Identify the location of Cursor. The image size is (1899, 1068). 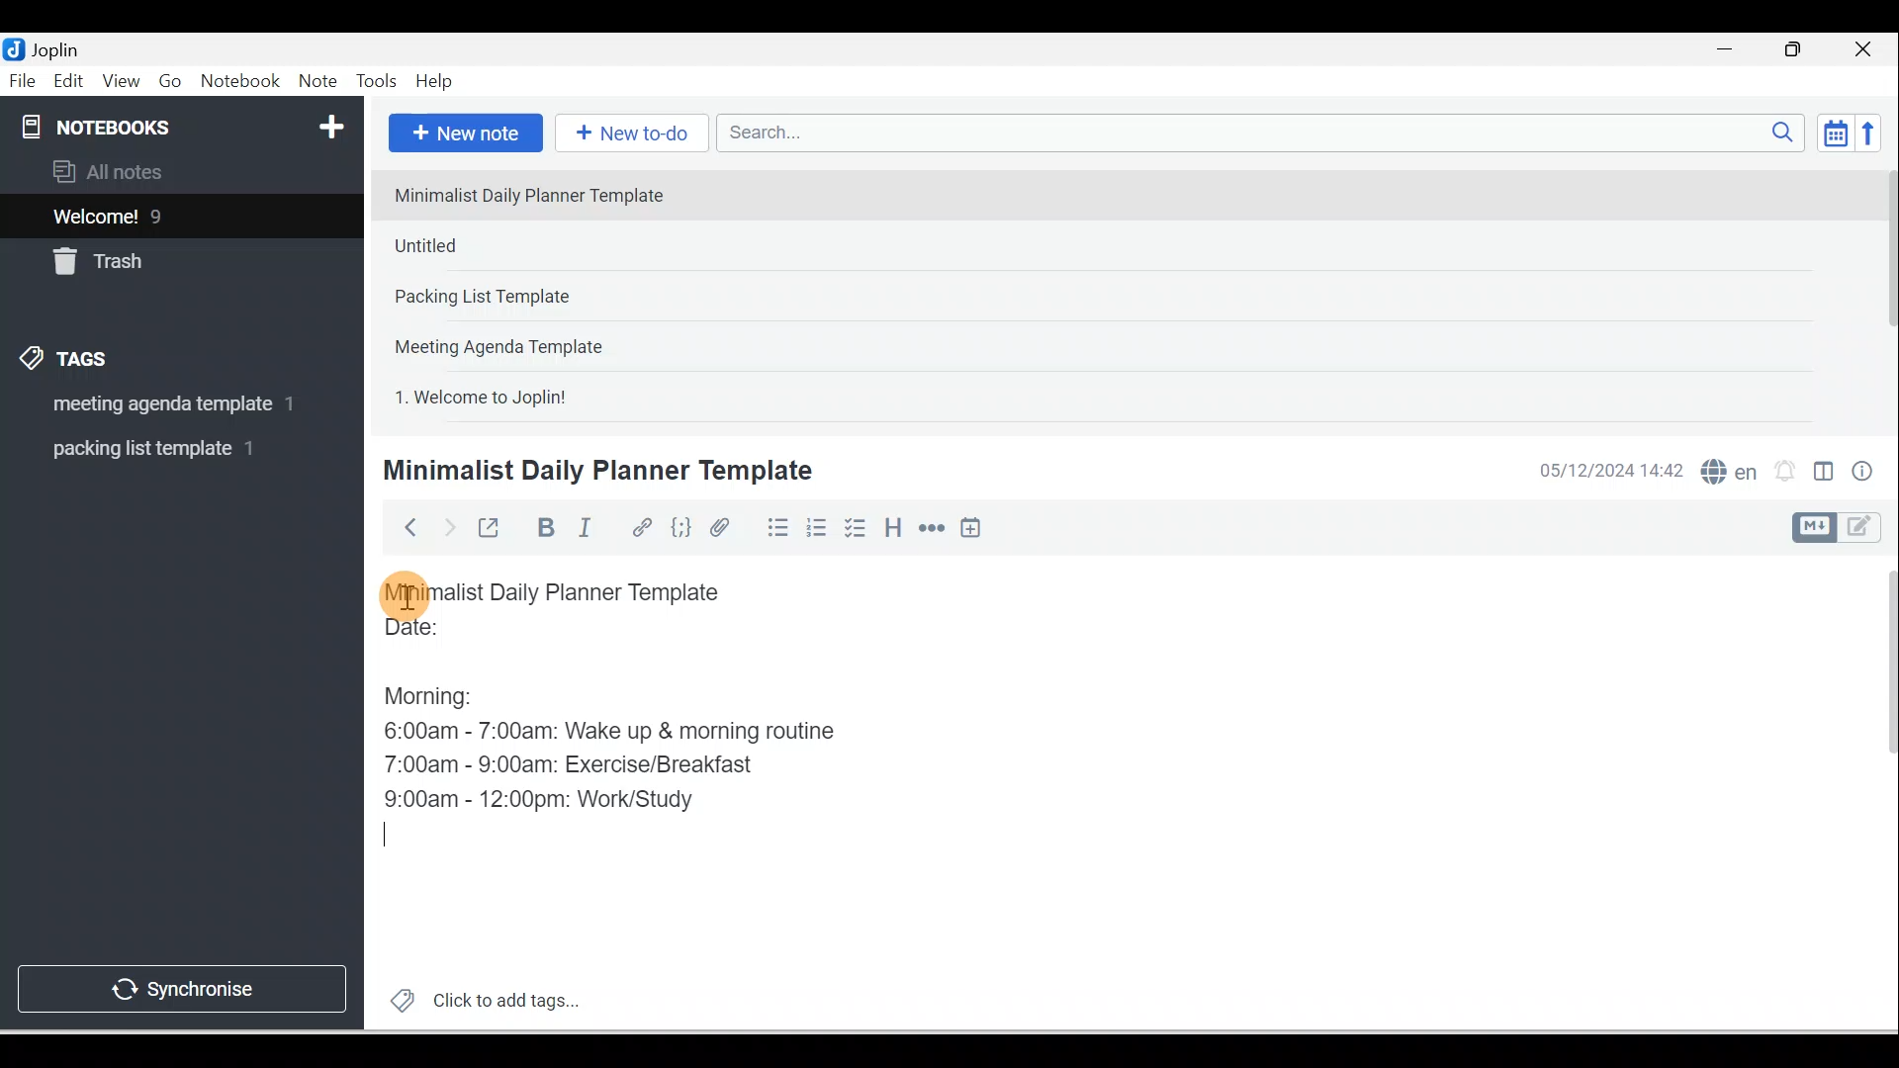
(406, 593).